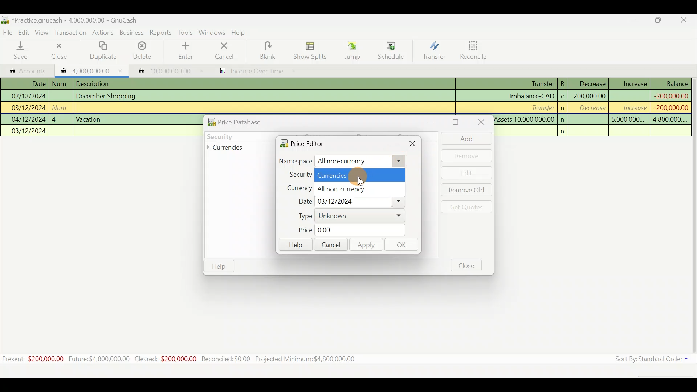 This screenshot has width=697, height=392. Describe the element at coordinates (524, 118) in the screenshot. I see `Assets:10,000,000.00` at that location.